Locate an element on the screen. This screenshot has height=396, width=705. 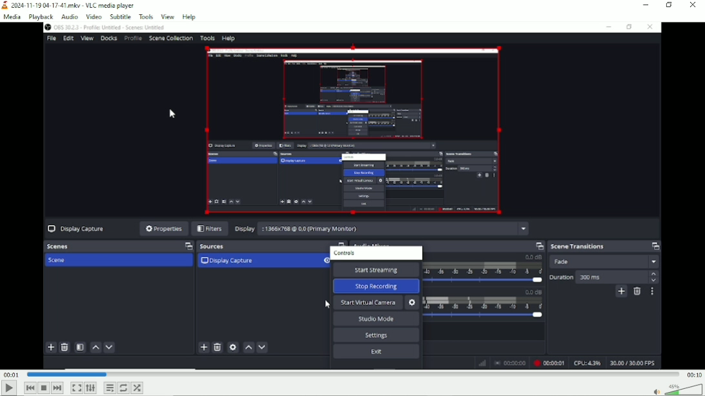
playback is located at coordinates (41, 17).